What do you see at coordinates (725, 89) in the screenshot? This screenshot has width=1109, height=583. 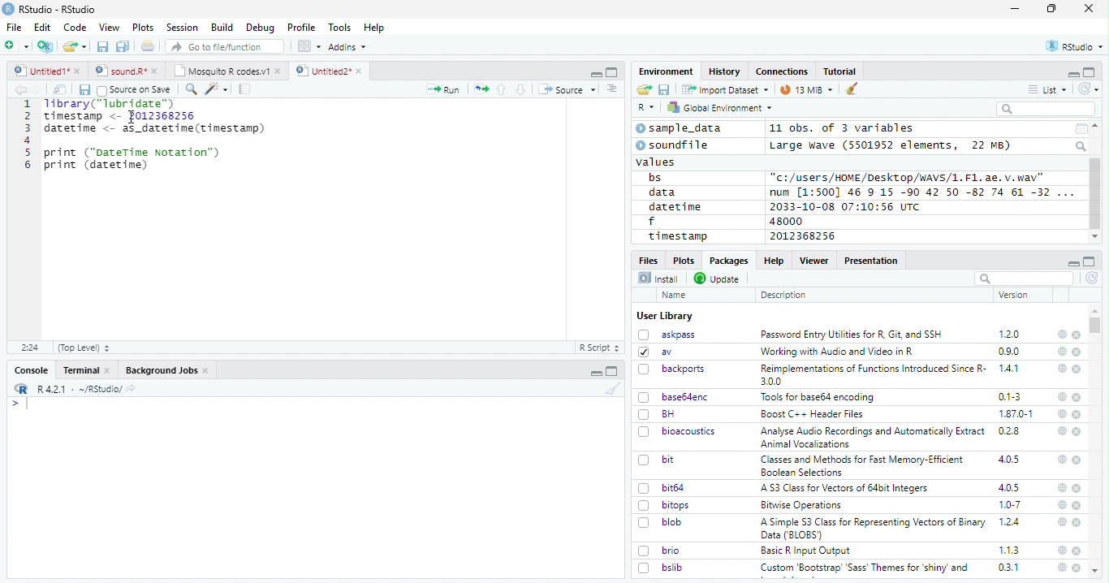 I see `Import Dataset` at bounding box center [725, 89].